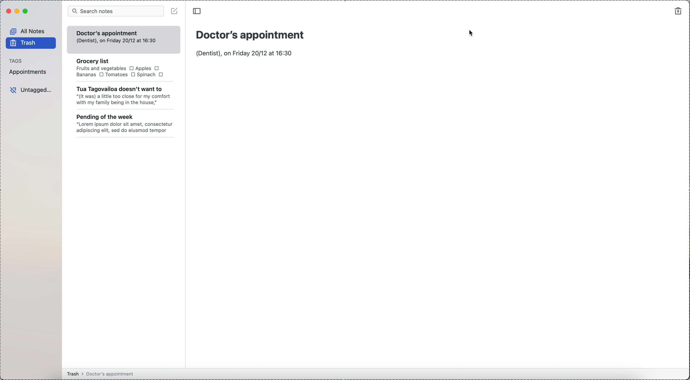 Image resolution: width=690 pixels, height=380 pixels. I want to click on Title: Doctor's appointment, so click(251, 35).